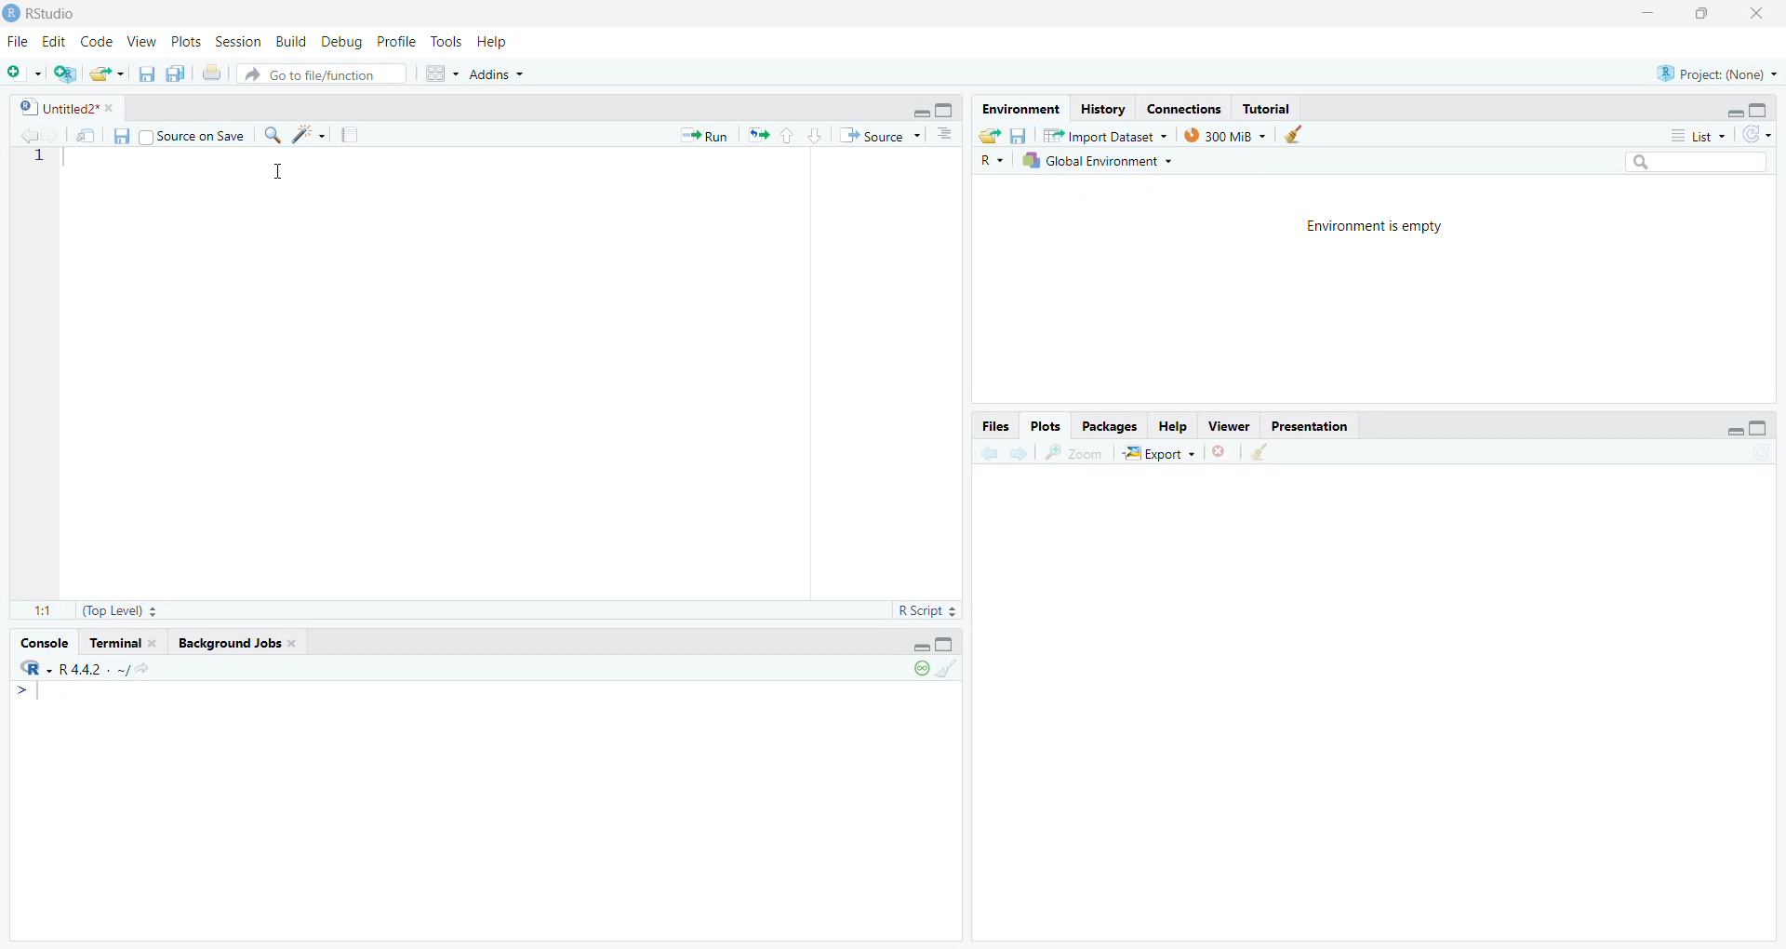  I want to click on clear console, so click(947, 671).